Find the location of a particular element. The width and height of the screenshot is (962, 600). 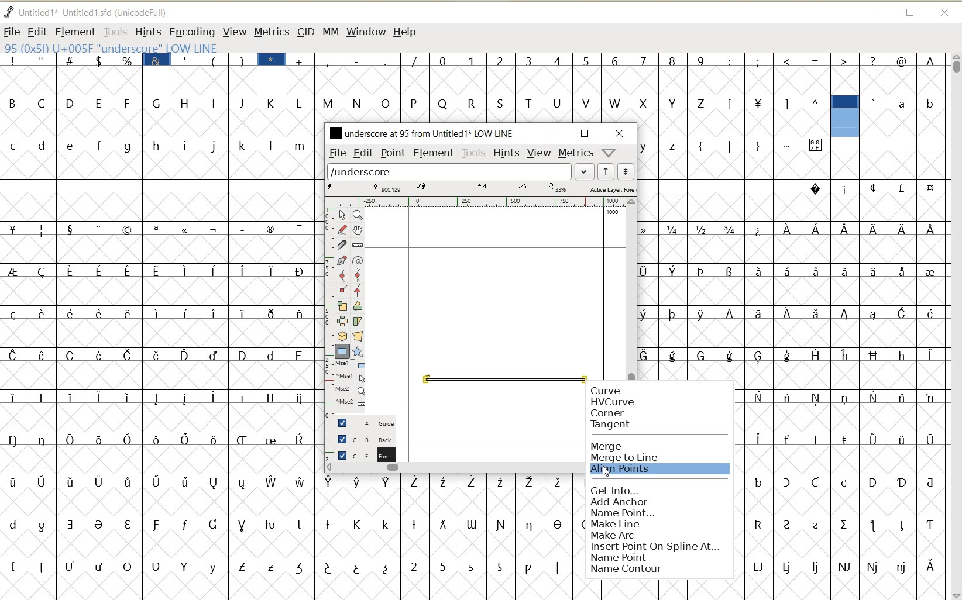

HV CURVE is located at coordinates (611, 402).